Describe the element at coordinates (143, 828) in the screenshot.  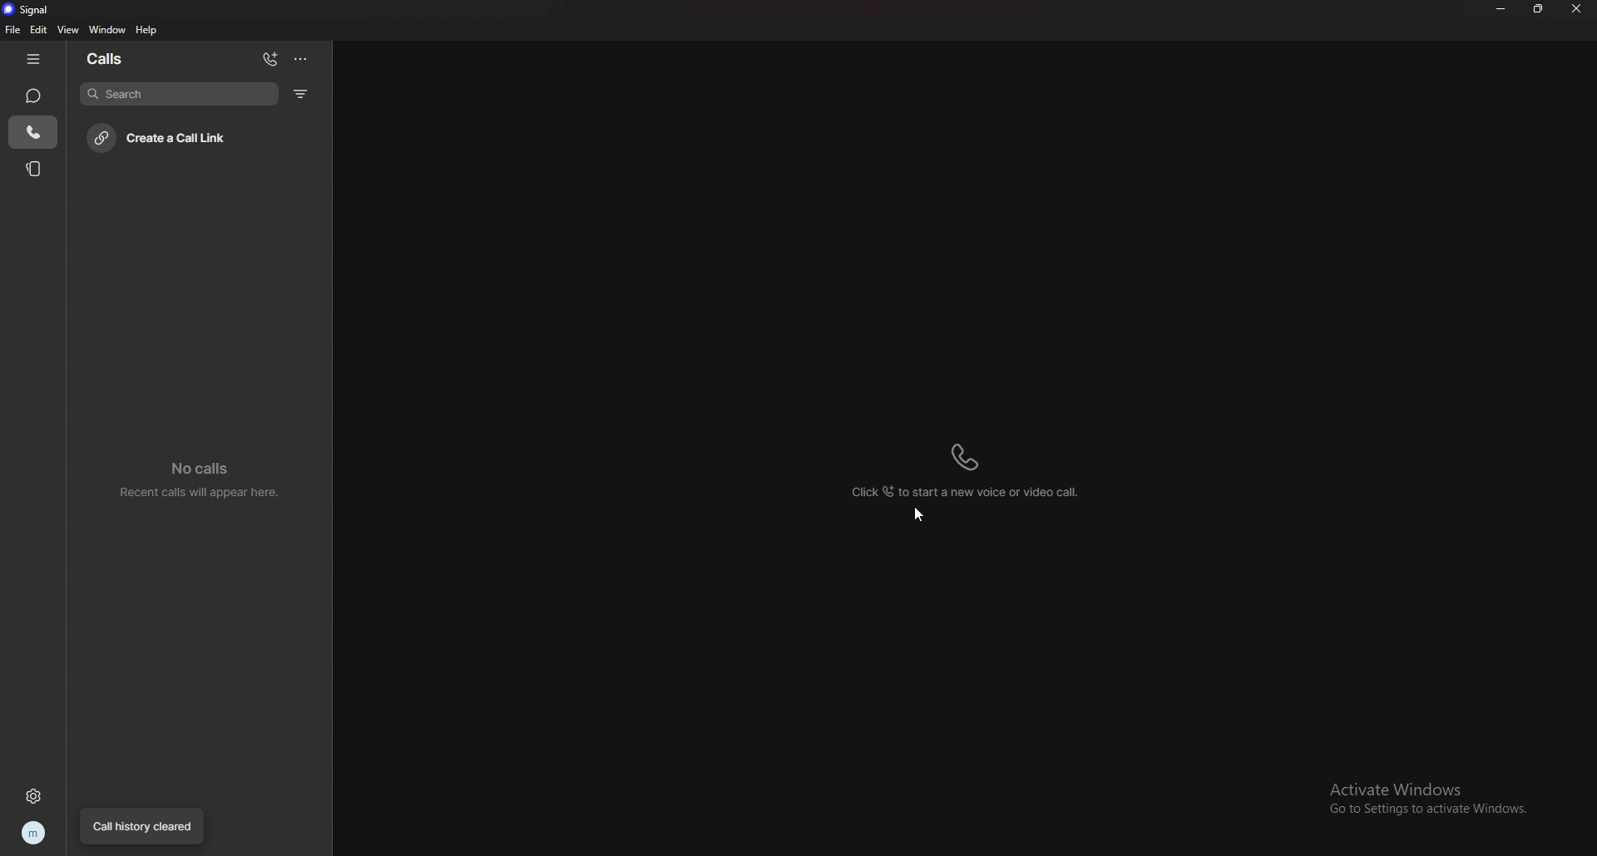
I see `call history cleared` at that location.